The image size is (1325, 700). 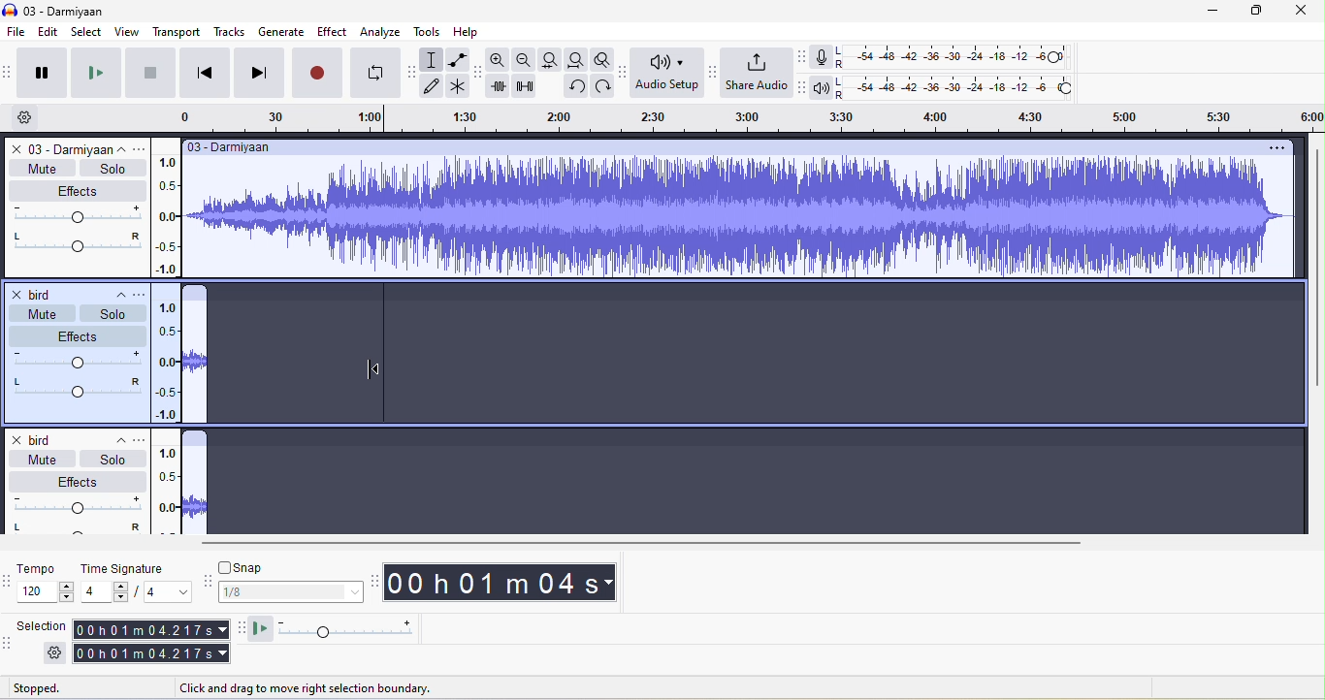 What do you see at coordinates (76, 505) in the screenshot?
I see `volume` at bounding box center [76, 505].